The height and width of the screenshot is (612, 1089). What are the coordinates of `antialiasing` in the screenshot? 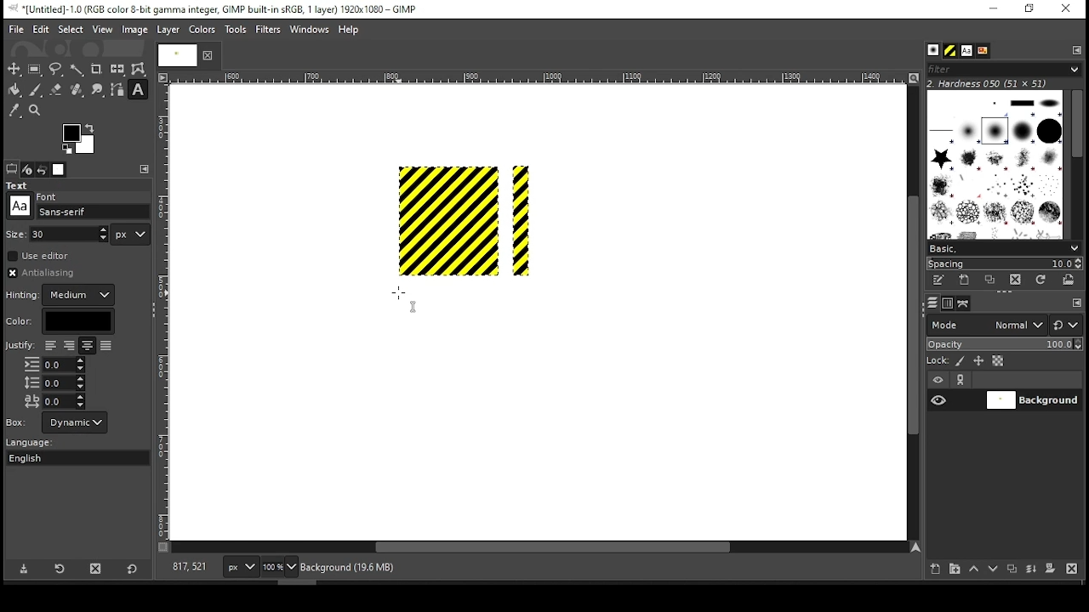 It's located at (46, 273).